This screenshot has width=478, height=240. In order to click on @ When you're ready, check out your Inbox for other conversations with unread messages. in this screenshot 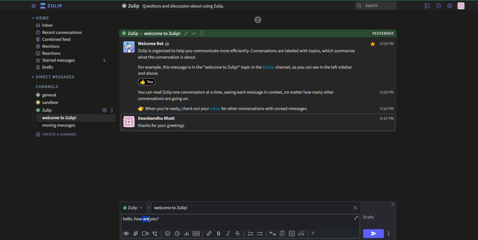, I will do `click(223, 109)`.